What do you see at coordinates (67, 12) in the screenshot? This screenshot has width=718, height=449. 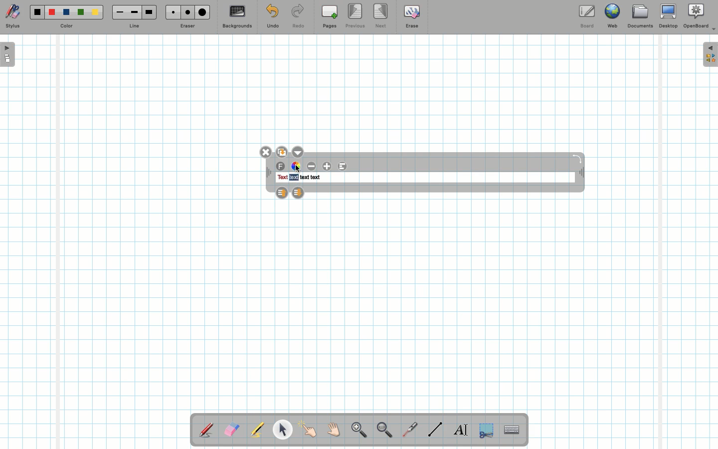 I see `Blue` at bounding box center [67, 12].